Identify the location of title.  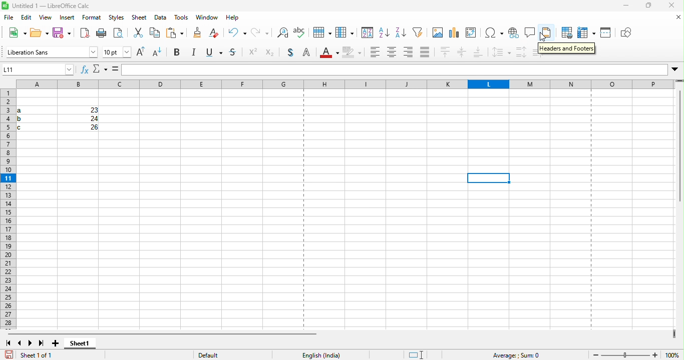
(54, 6).